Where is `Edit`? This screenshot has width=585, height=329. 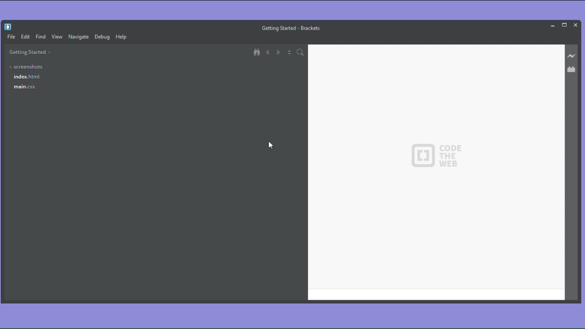
Edit is located at coordinates (25, 37).